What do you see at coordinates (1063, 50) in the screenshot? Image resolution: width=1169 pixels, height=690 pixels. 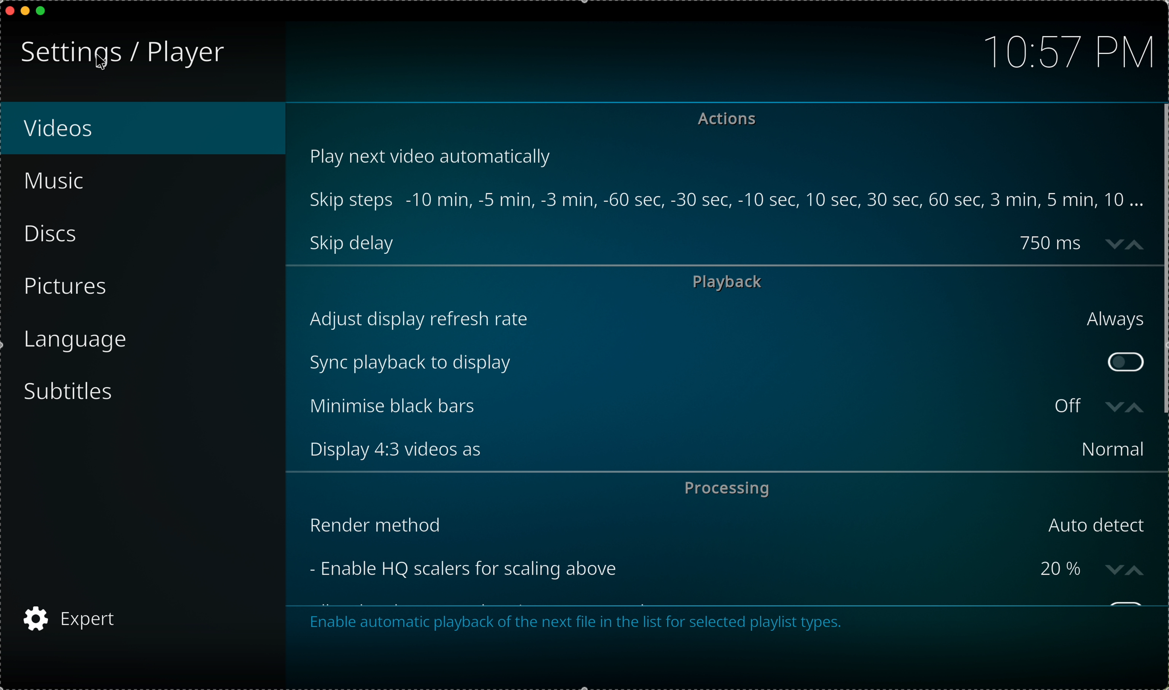 I see `10:57 PM` at bounding box center [1063, 50].